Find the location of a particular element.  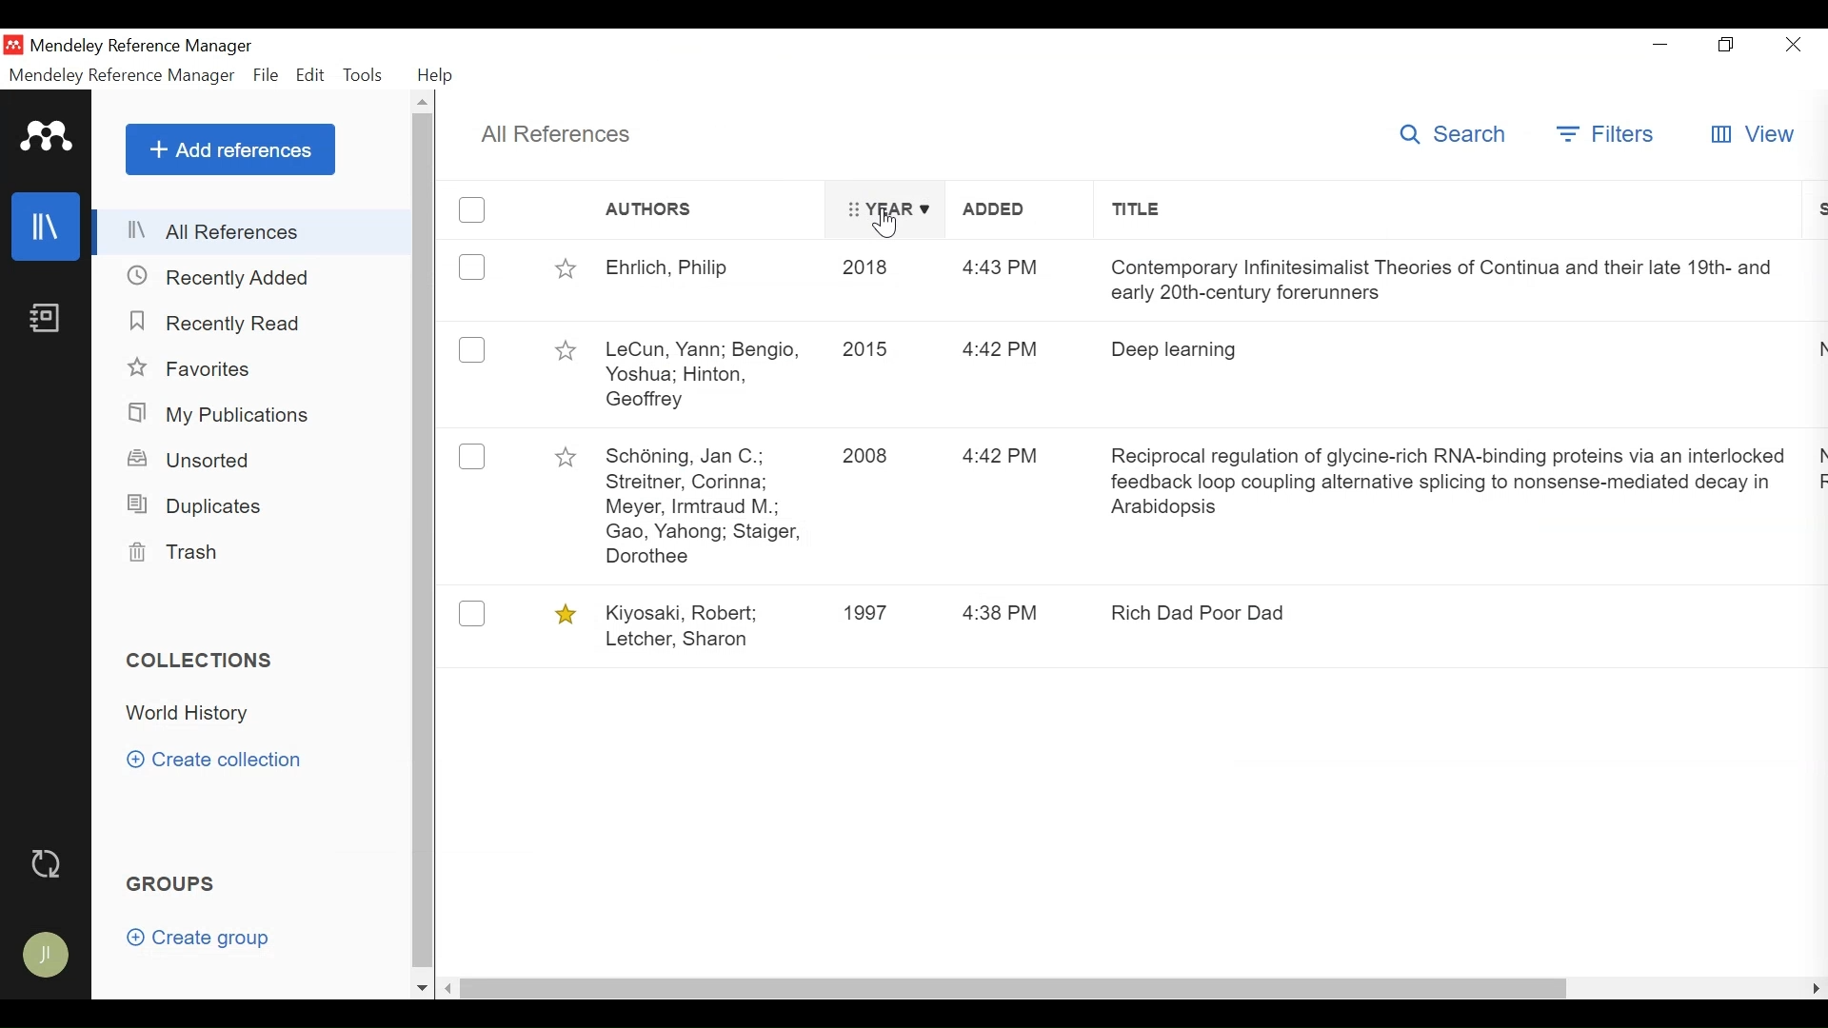

(un)Select Favorites is located at coordinates (568, 350).